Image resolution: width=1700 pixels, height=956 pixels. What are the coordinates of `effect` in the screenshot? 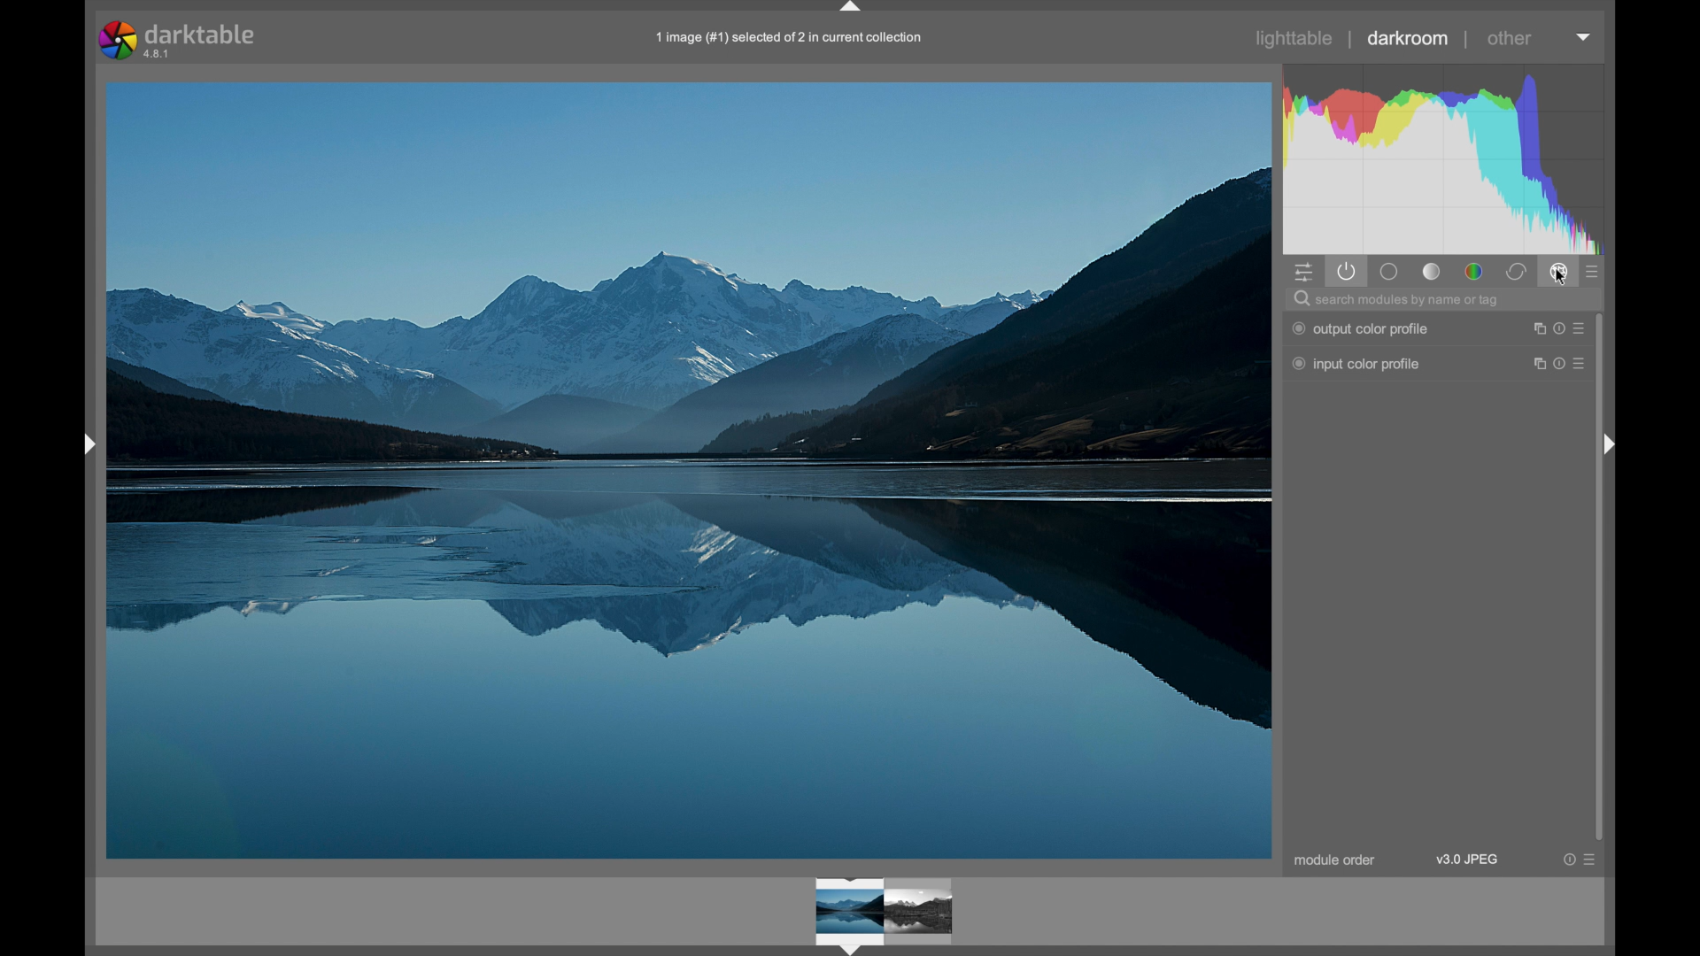 It's located at (1558, 272).